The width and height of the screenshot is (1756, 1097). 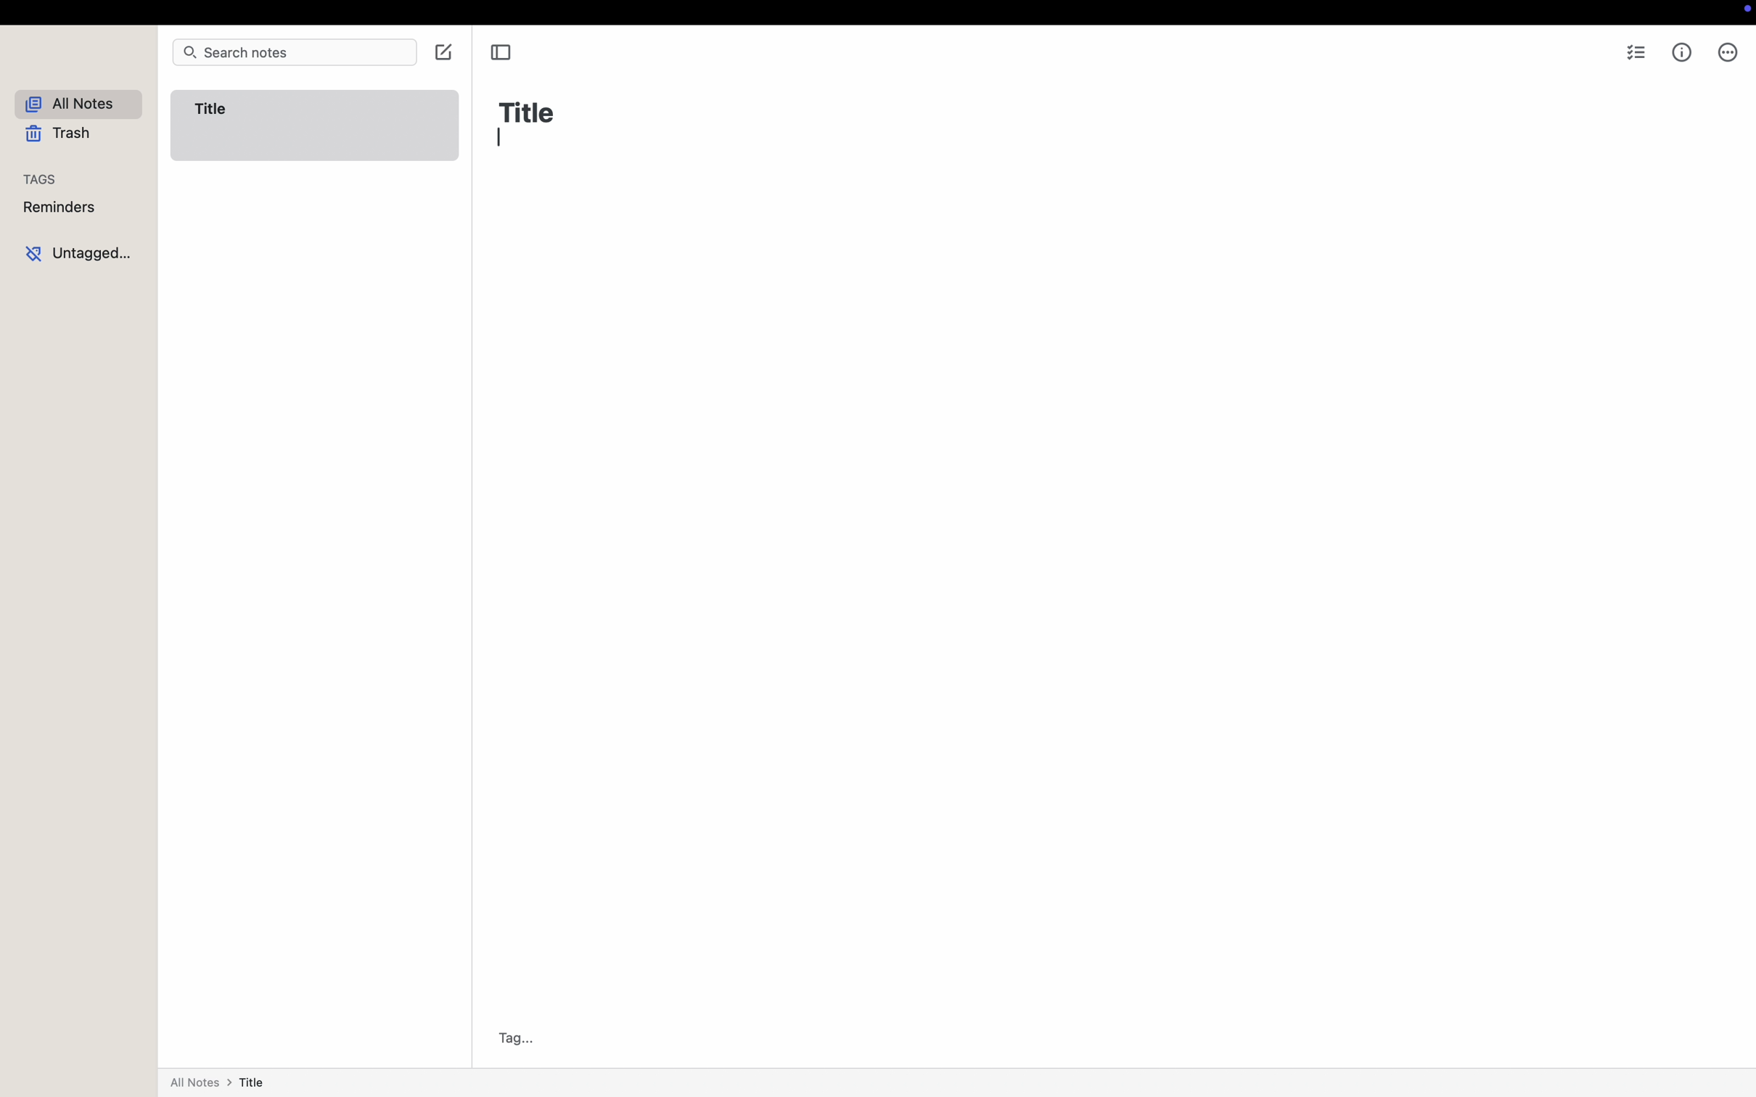 What do you see at coordinates (78, 209) in the screenshot?
I see `reminders` at bounding box center [78, 209].